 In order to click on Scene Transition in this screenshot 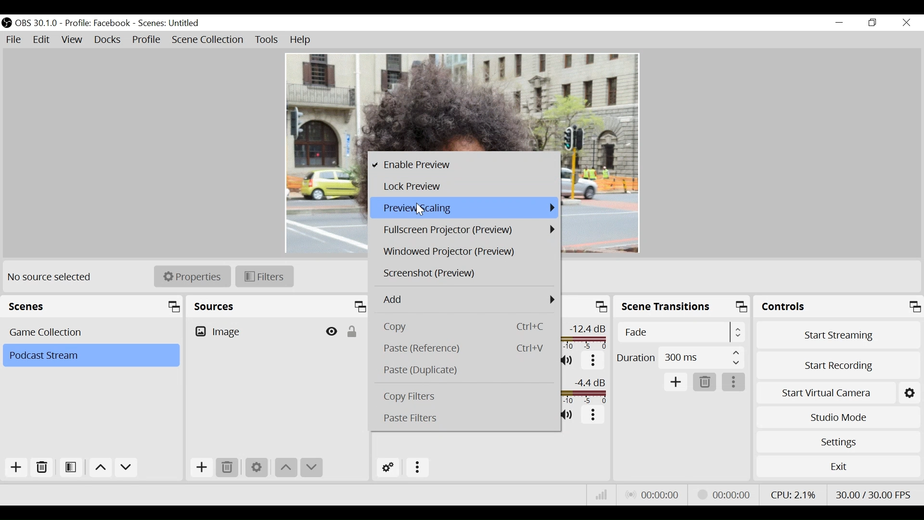, I will do `click(683, 306)`.